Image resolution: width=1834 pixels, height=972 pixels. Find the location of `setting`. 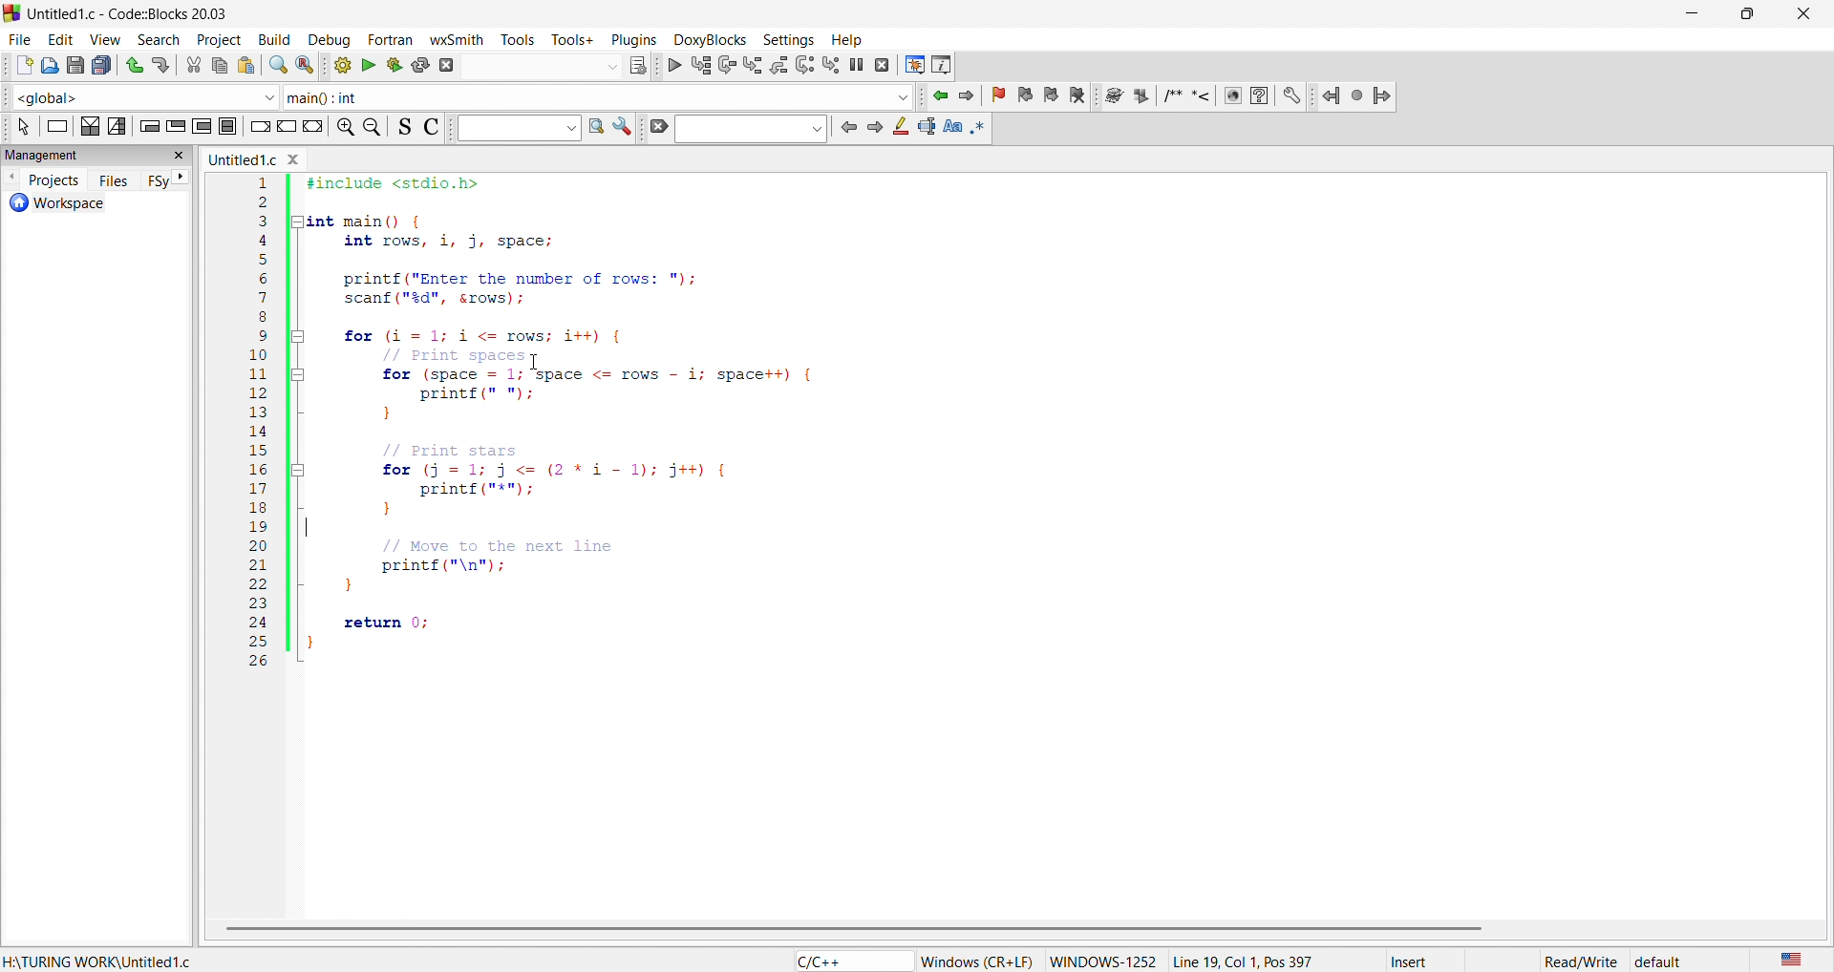

setting is located at coordinates (785, 38).